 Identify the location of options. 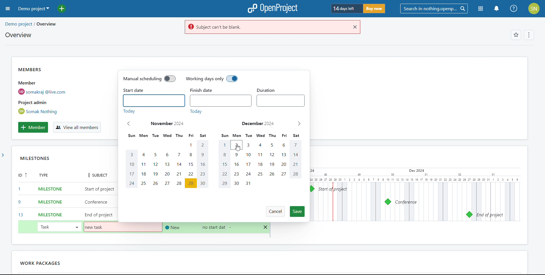
(528, 35).